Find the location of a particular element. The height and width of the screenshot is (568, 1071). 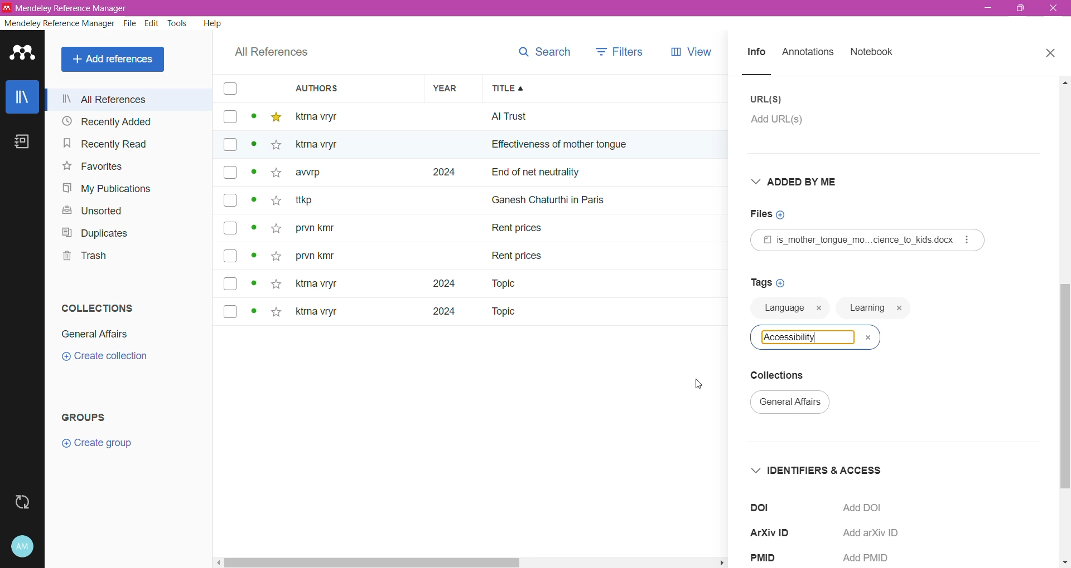

2024 is located at coordinates (434, 283).